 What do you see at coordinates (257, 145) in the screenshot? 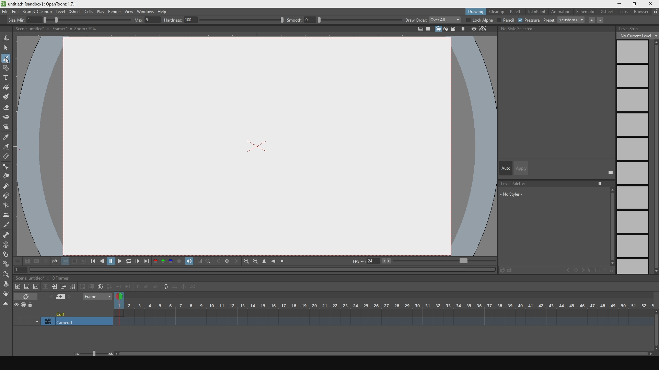
I see `blank canvas` at bounding box center [257, 145].